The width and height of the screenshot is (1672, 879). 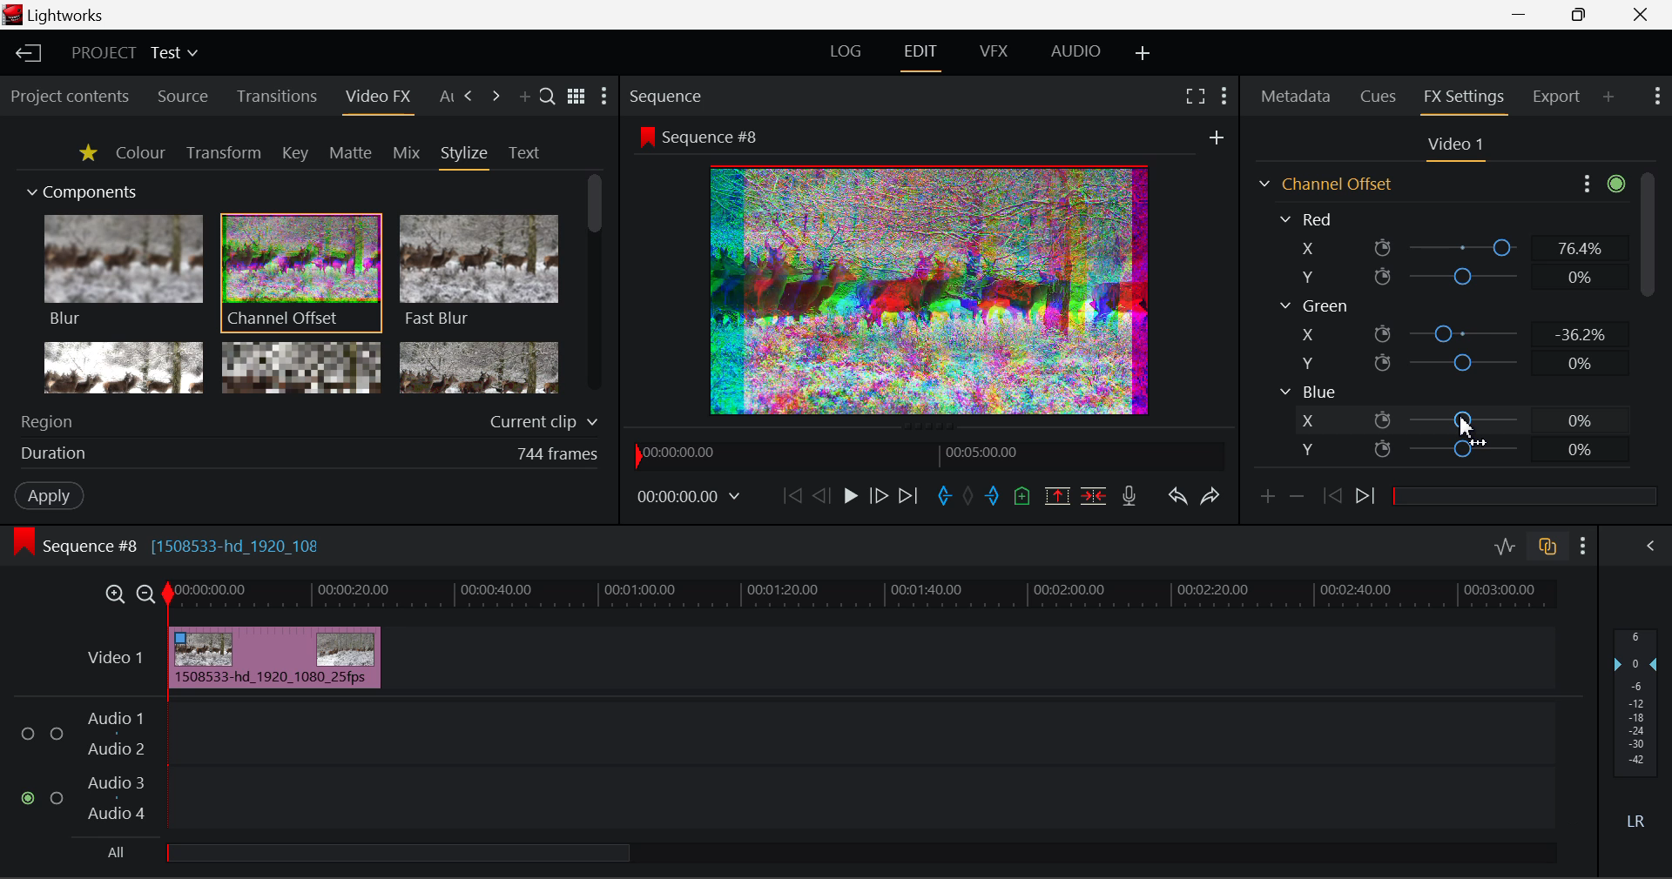 What do you see at coordinates (576, 93) in the screenshot?
I see `Toggle between title and list view` at bounding box center [576, 93].